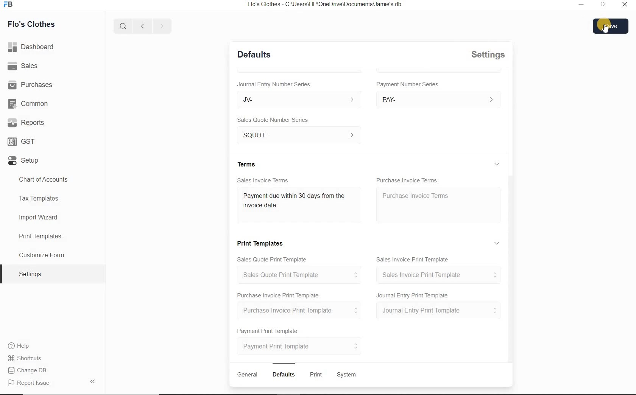 The image size is (636, 395). I want to click on Print Templates, so click(259, 243).